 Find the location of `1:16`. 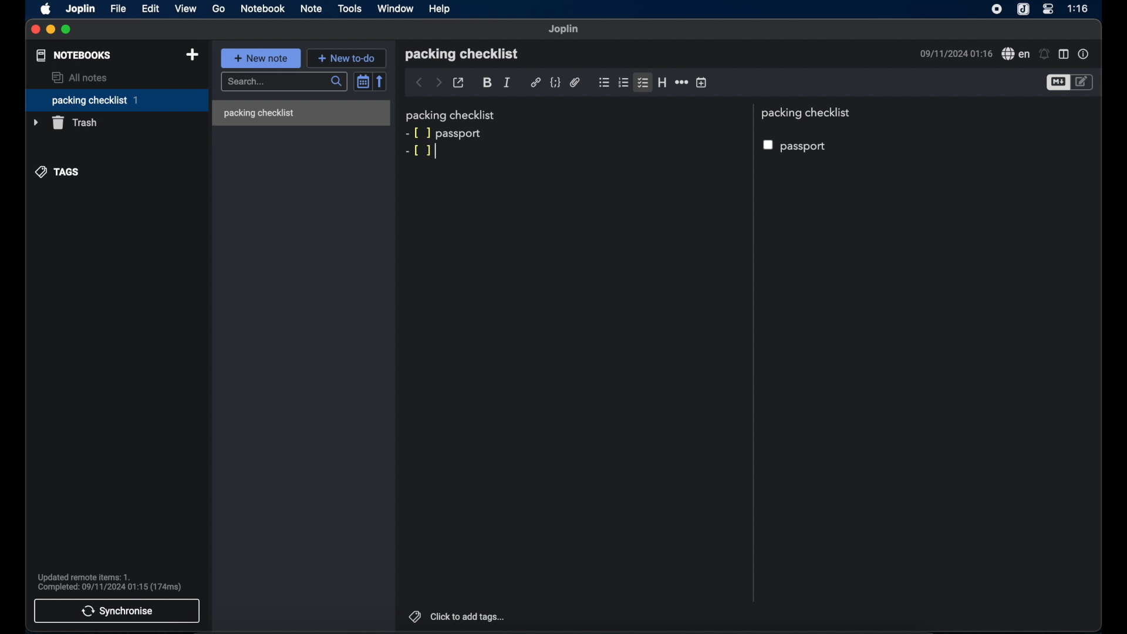

1:16 is located at coordinates (1079, 9).